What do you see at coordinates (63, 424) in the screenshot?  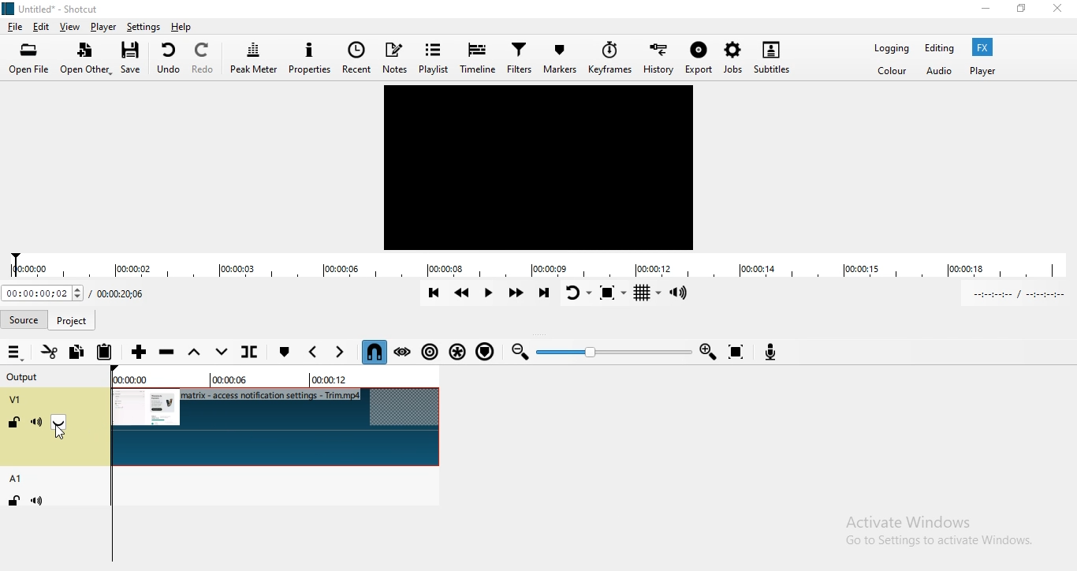 I see `Hide` at bounding box center [63, 424].